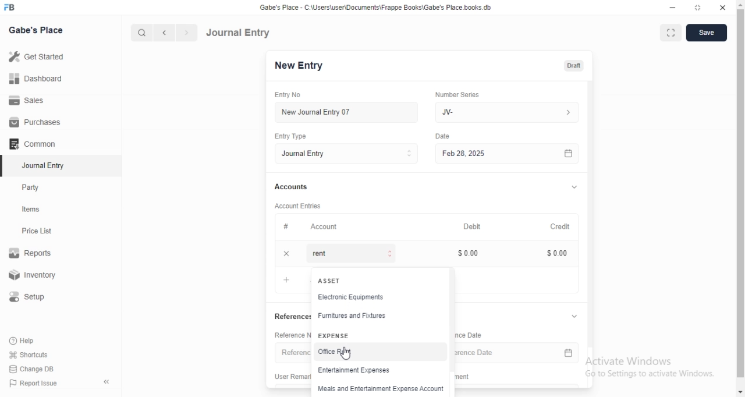 The height and width of the screenshot is (397, 745). What do you see at coordinates (36, 231) in the screenshot?
I see `Price List` at bounding box center [36, 231].